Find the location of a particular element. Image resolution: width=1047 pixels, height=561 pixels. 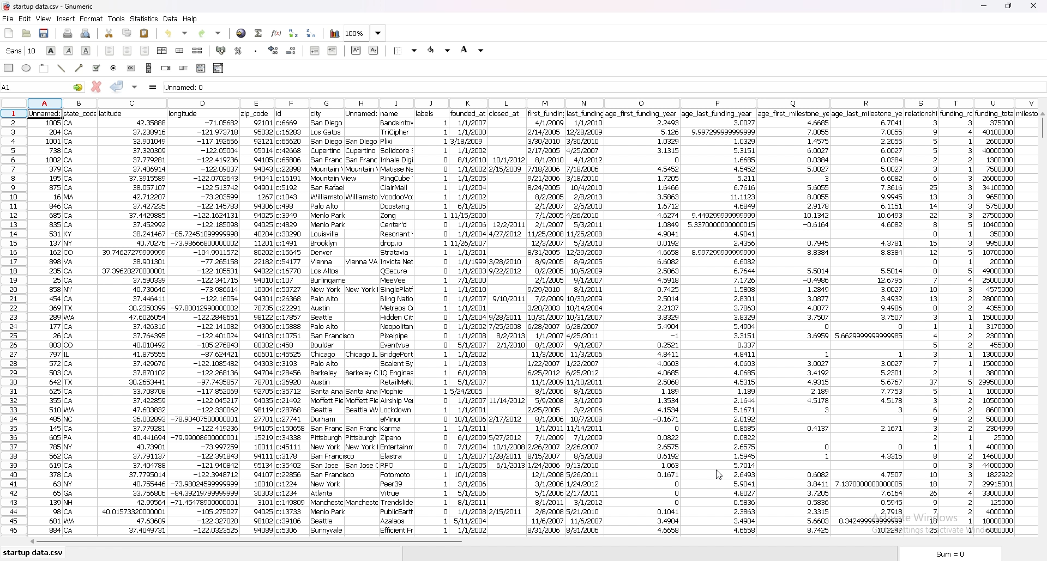

spin button is located at coordinates (166, 69).